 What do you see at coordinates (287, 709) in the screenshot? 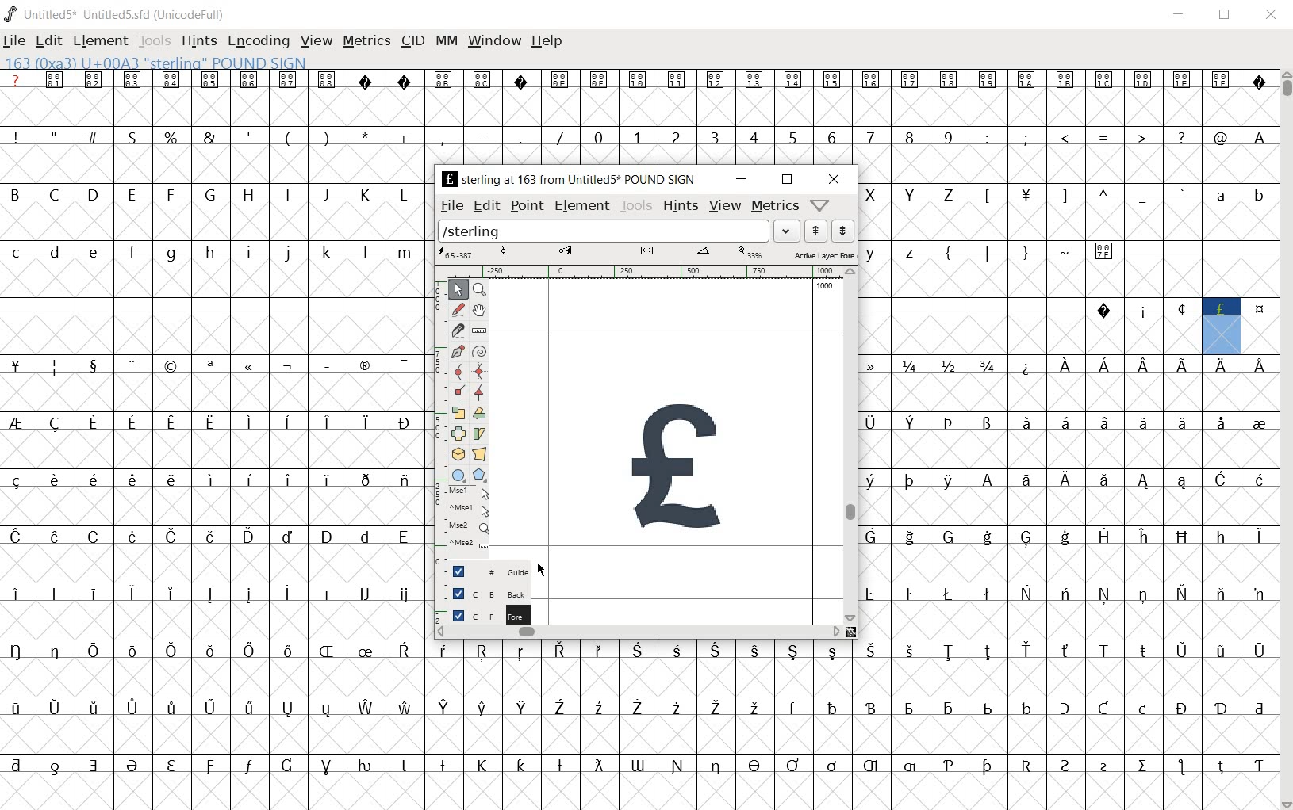
I see `Symbol` at bounding box center [287, 709].